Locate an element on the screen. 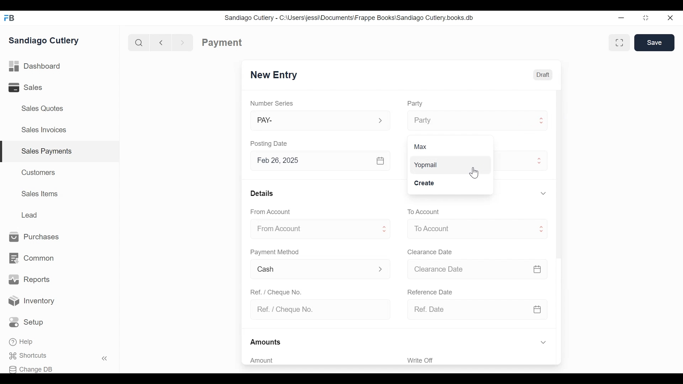 Image resolution: width=683 pixels, height=384 pixels. Lead is located at coordinates (30, 215).